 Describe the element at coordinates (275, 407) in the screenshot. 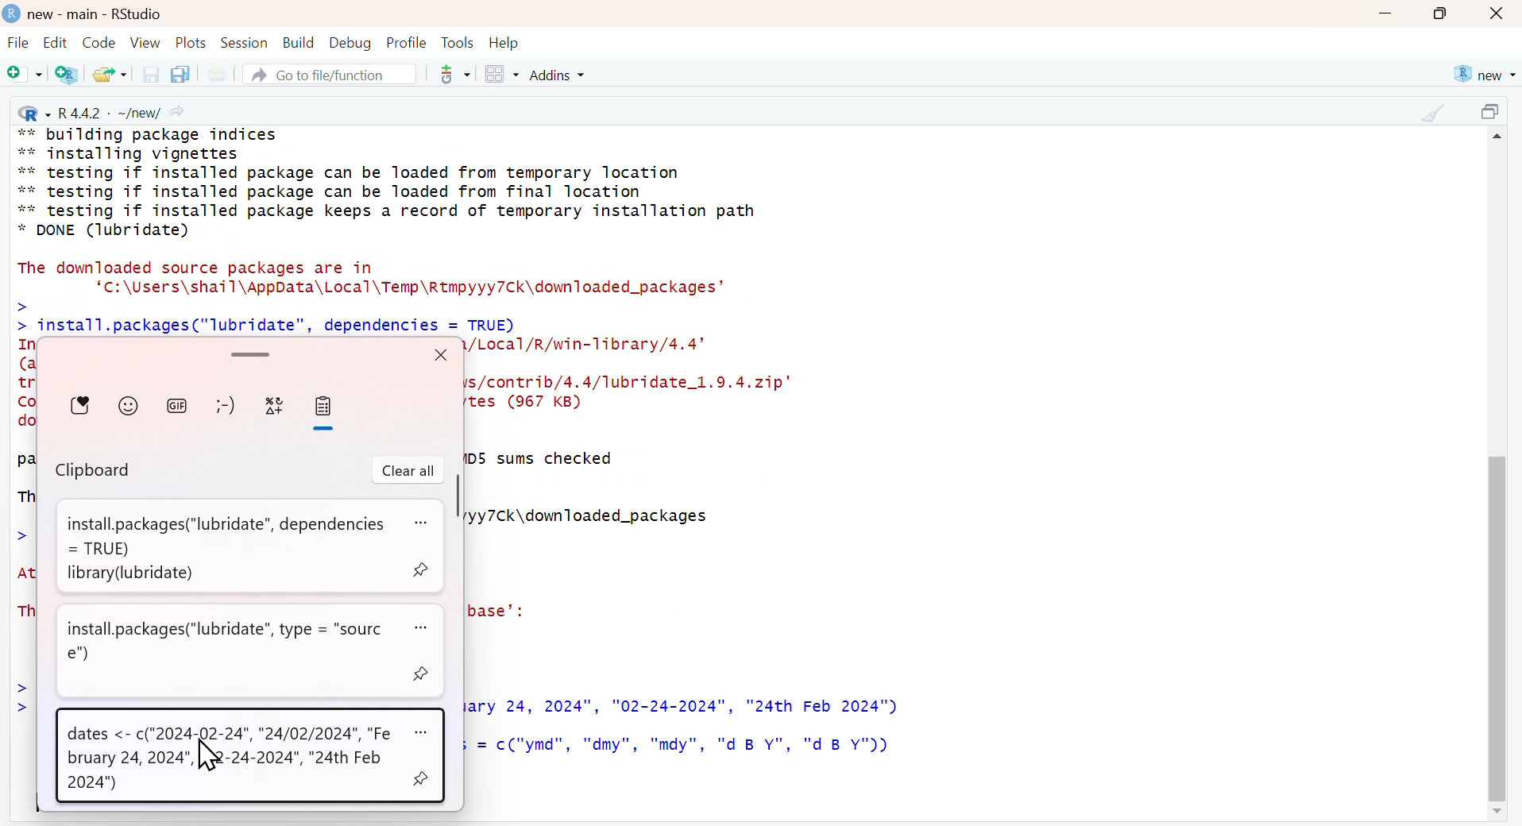

I see `special characters` at that location.